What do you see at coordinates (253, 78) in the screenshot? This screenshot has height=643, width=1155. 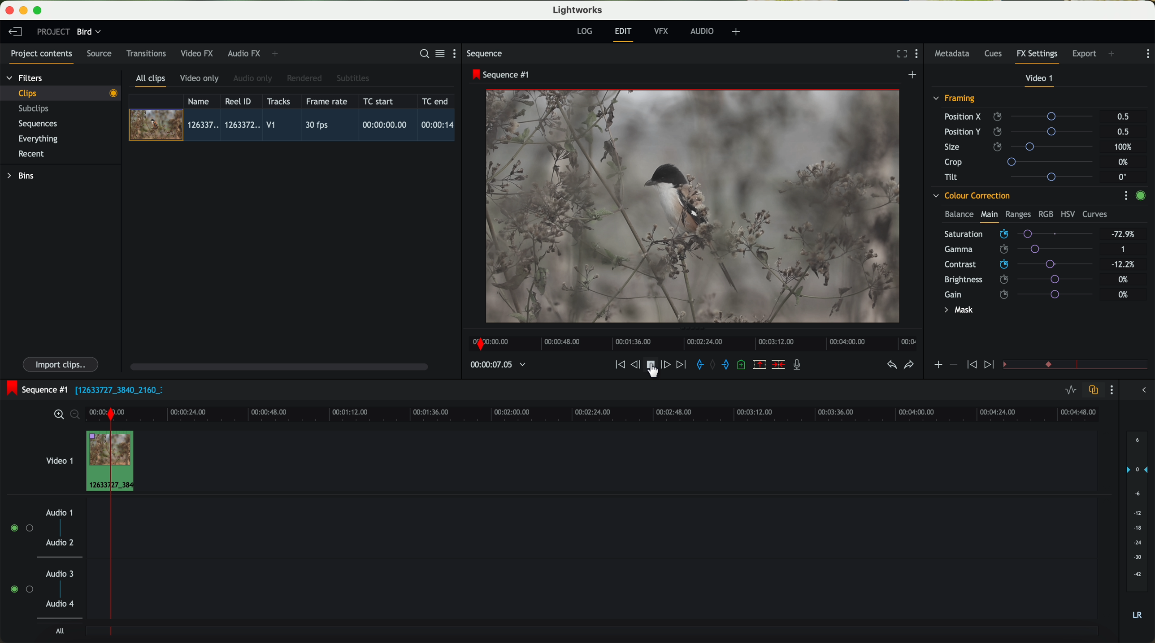 I see `audio only` at bounding box center [253, 78].